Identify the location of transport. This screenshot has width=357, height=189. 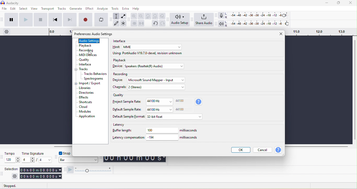
(48, 9).